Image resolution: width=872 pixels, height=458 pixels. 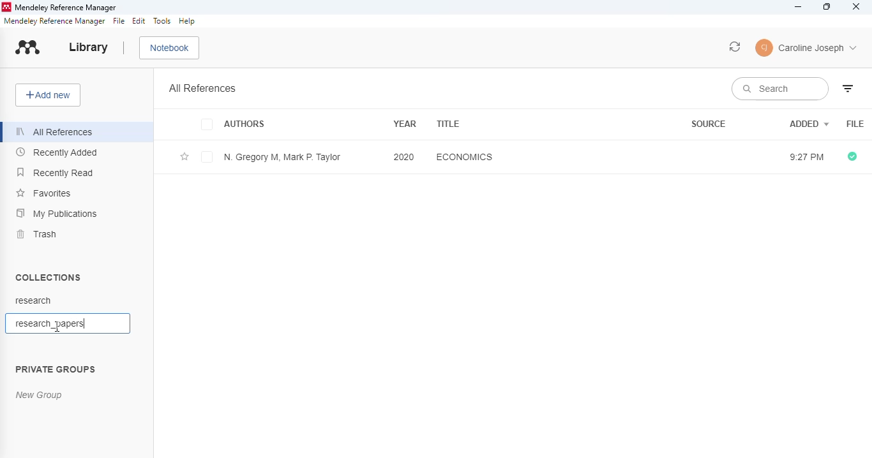 What do you see at coordinates (765, 48) in the screenshot?
I see `user icon` at bounding box center [765, 48].